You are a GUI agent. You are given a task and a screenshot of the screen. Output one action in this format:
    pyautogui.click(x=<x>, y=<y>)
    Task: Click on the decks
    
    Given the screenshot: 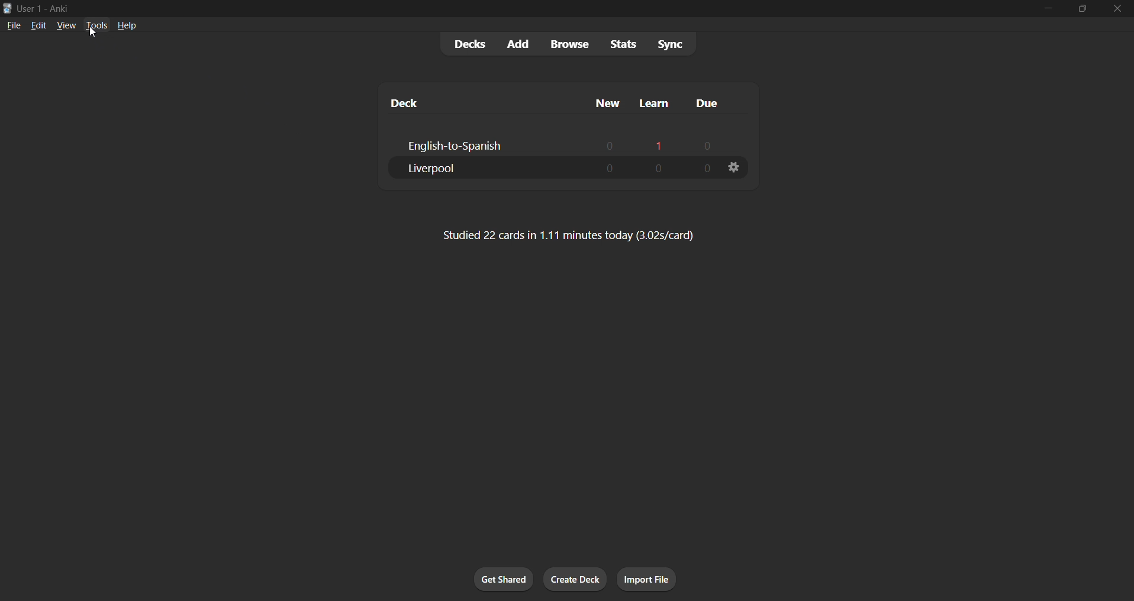 What is the action you would take?
    pyautogui.click(x=459, y=43)
    